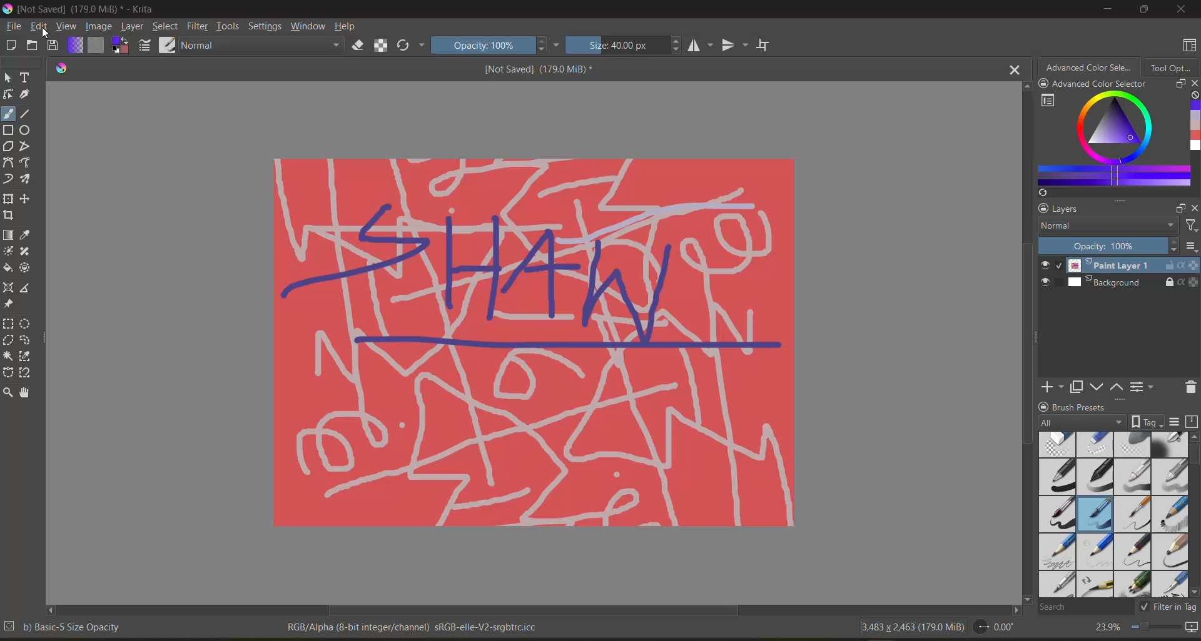  I want to click on line tool, so click(26, 113).